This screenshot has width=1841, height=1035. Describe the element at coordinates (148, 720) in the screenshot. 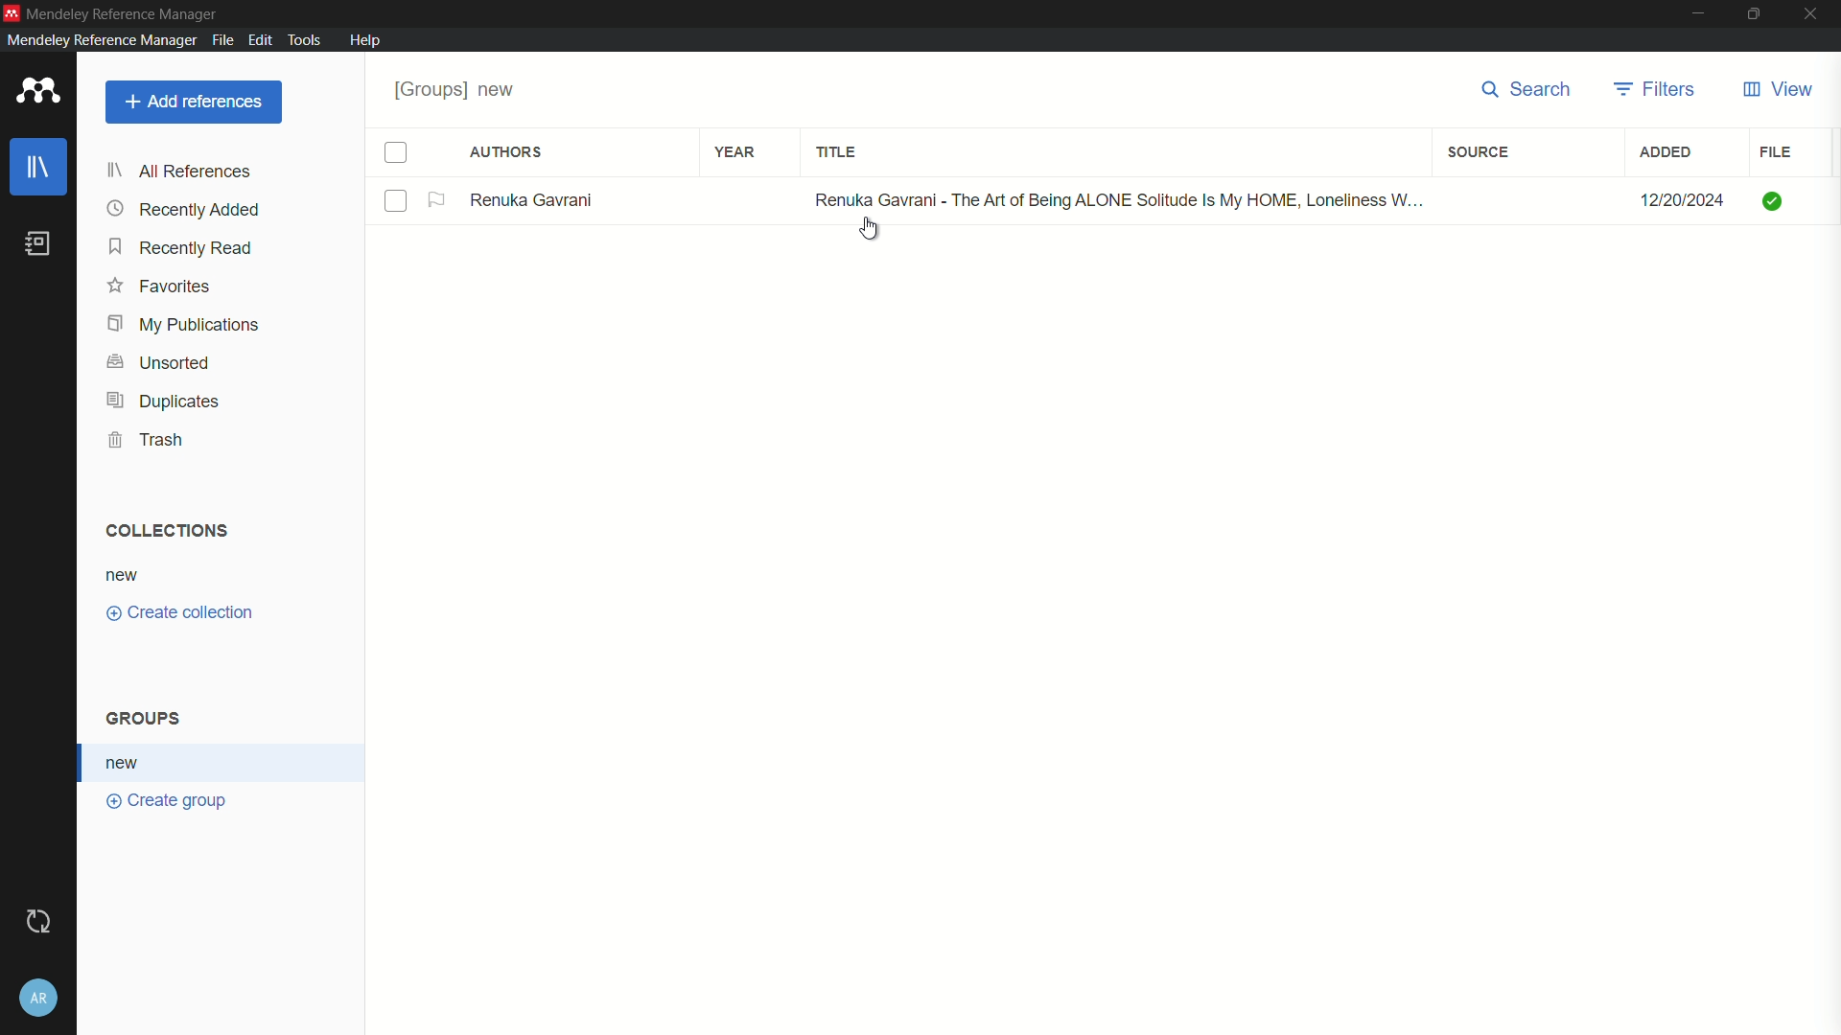

I see `groups` at that location.